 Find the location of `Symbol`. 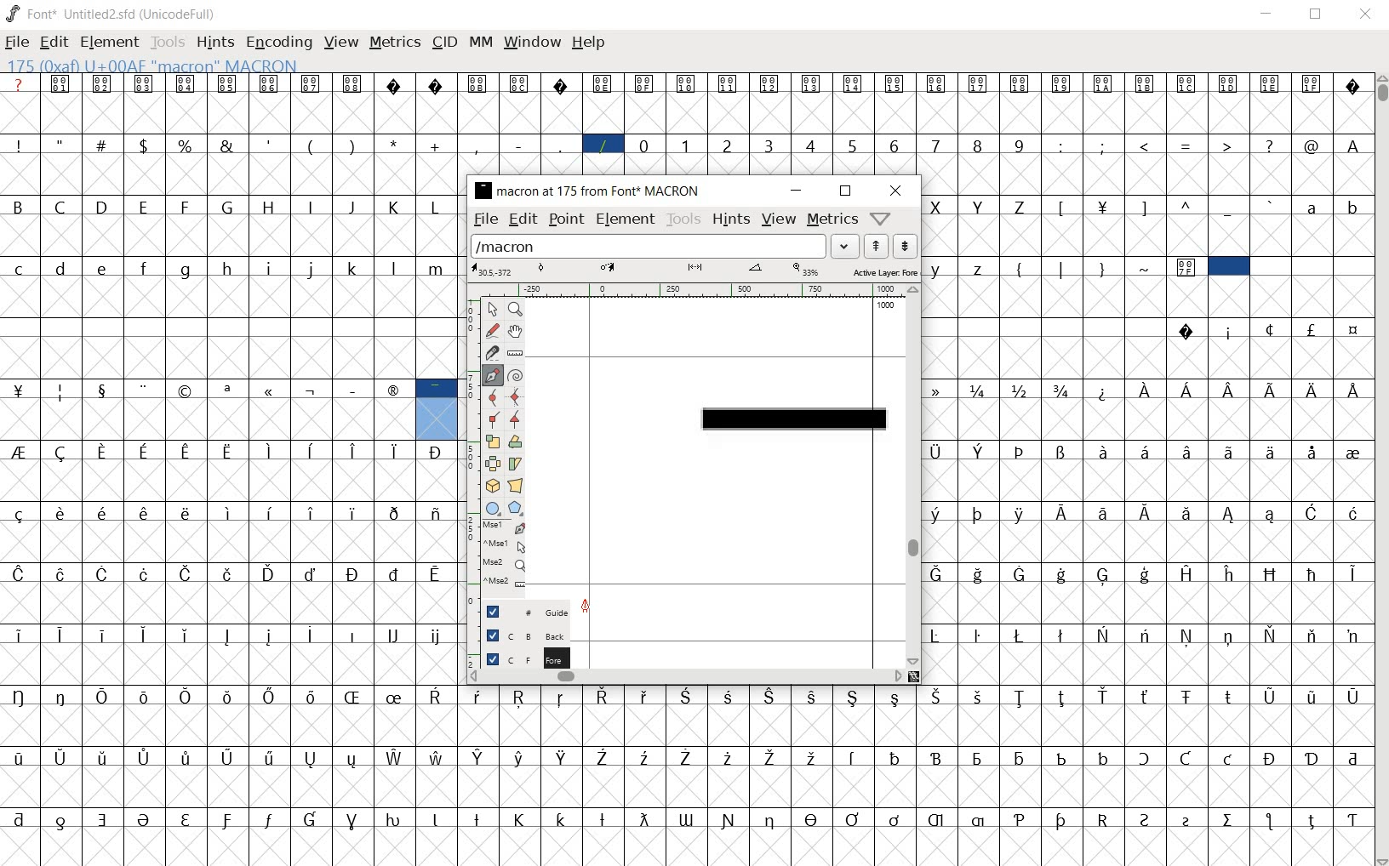

Symbol is located at coordinates (146, 84).